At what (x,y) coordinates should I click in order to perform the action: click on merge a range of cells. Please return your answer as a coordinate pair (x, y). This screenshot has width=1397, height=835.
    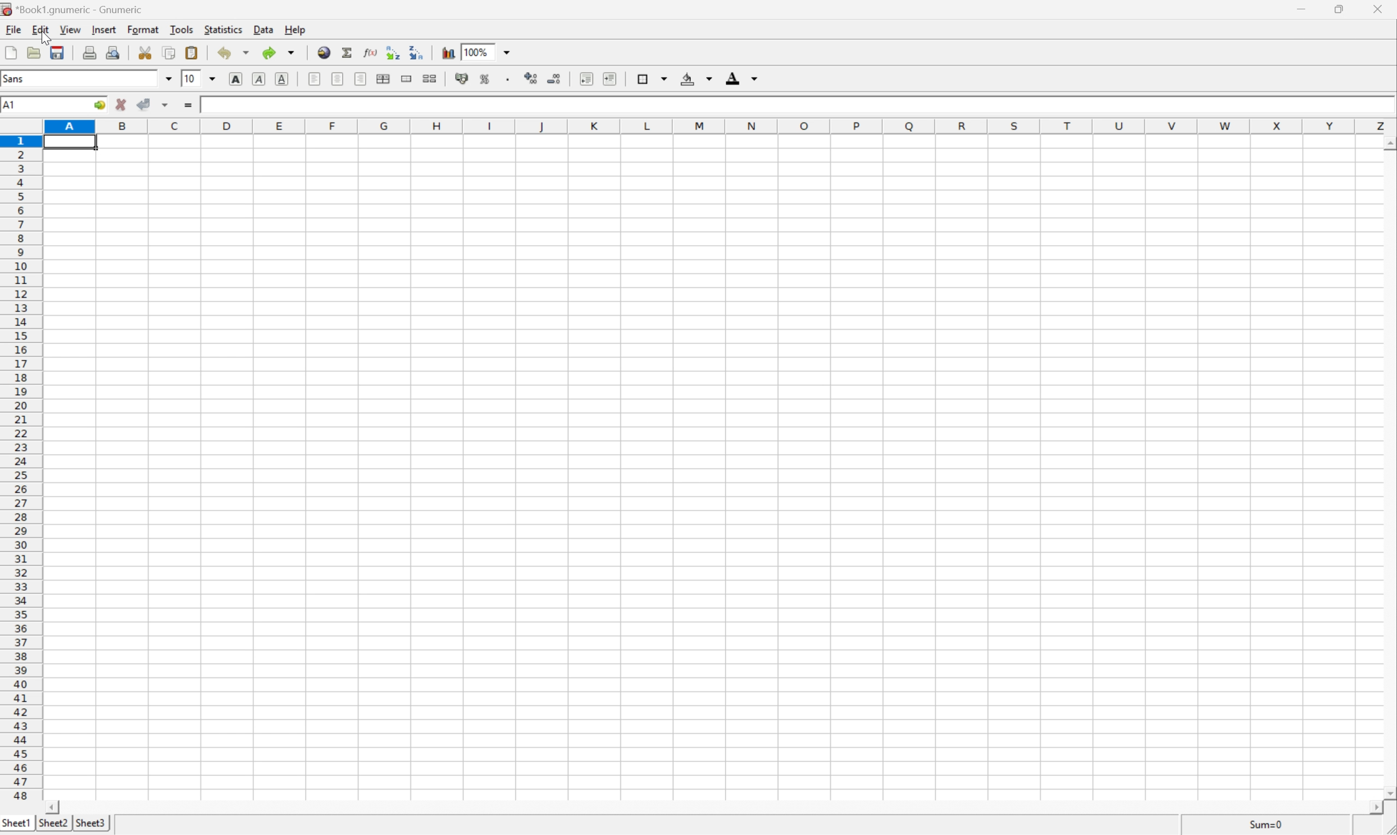
    Looking at the image, I should click on (405, 78).